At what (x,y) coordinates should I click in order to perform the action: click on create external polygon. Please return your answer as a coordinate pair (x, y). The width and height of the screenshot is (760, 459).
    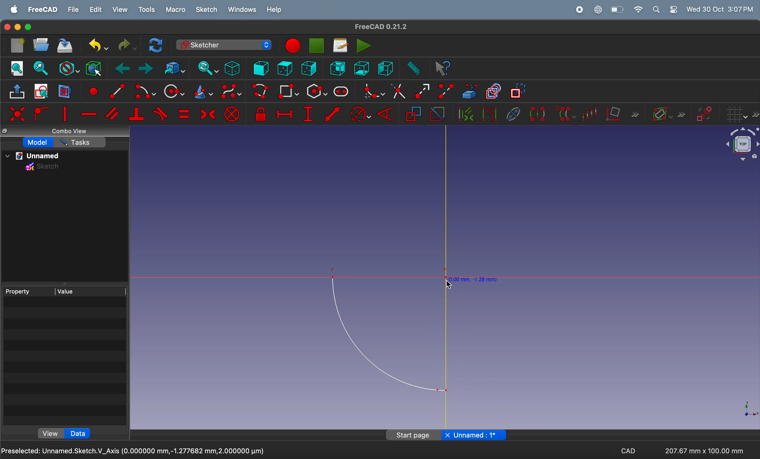
    Looking at the image, I should click on (316, 92).